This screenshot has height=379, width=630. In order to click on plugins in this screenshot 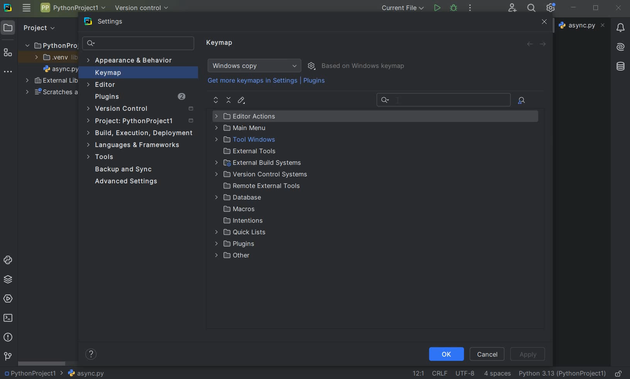, I will do `click(139, 98)`.